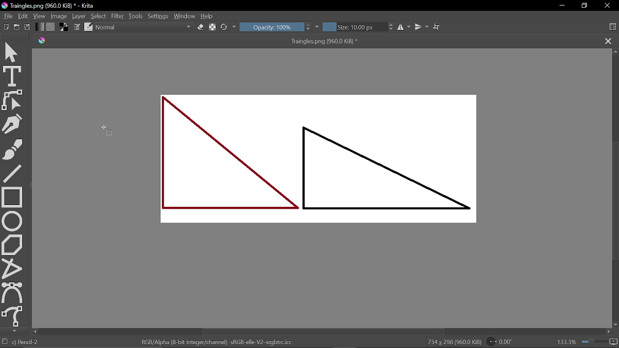 The width and height of the screenshot is (619, 348). I want to click on Close, so click(607, 6).